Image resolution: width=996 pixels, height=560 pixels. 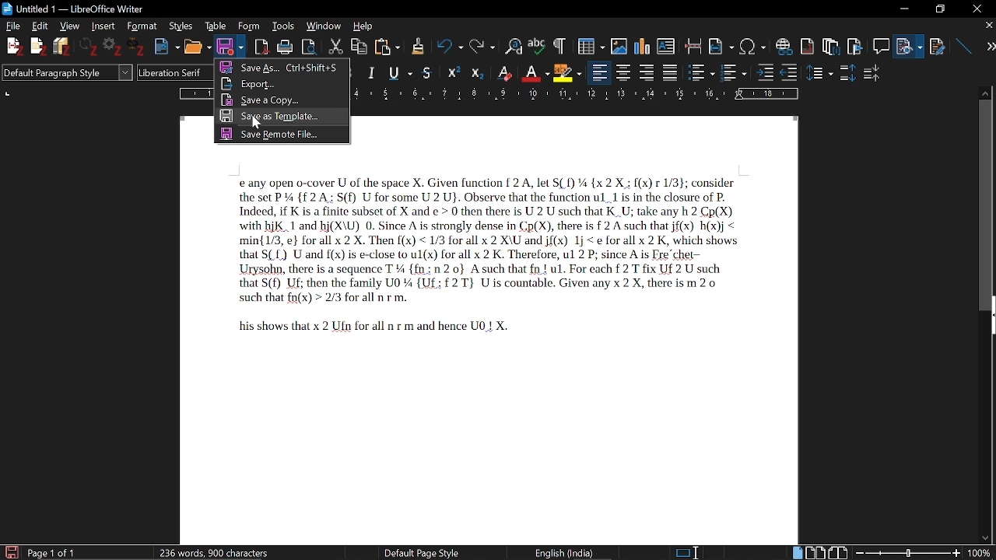 I want to click on Form, so click(x=248, y=26).